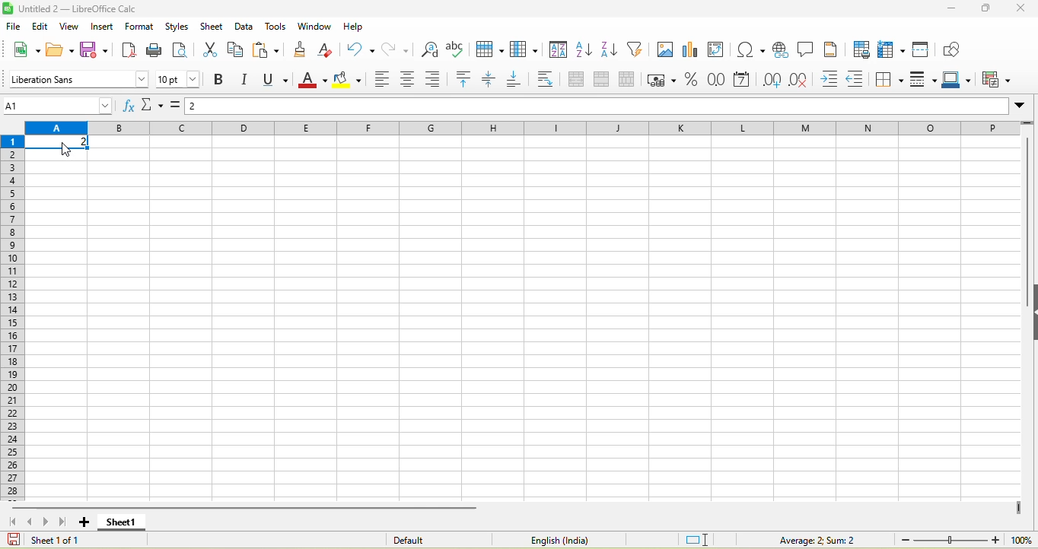 This screenshot has height=549, width=1038. What do you see at coordinates (922, 80) in the screenshot?
I see `border style` at bounding box center [922, 80].